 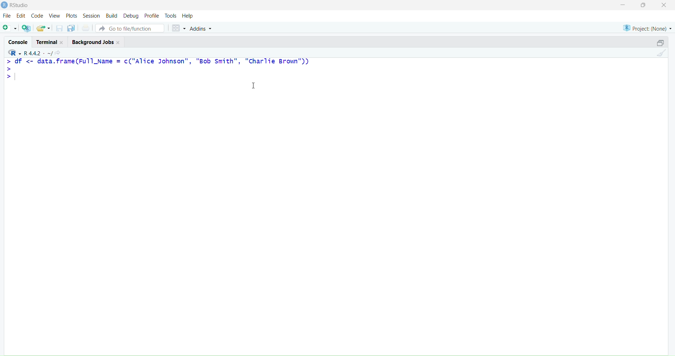 I want to click on Save current document (Ctrl + S), so click(x=59, y=28).